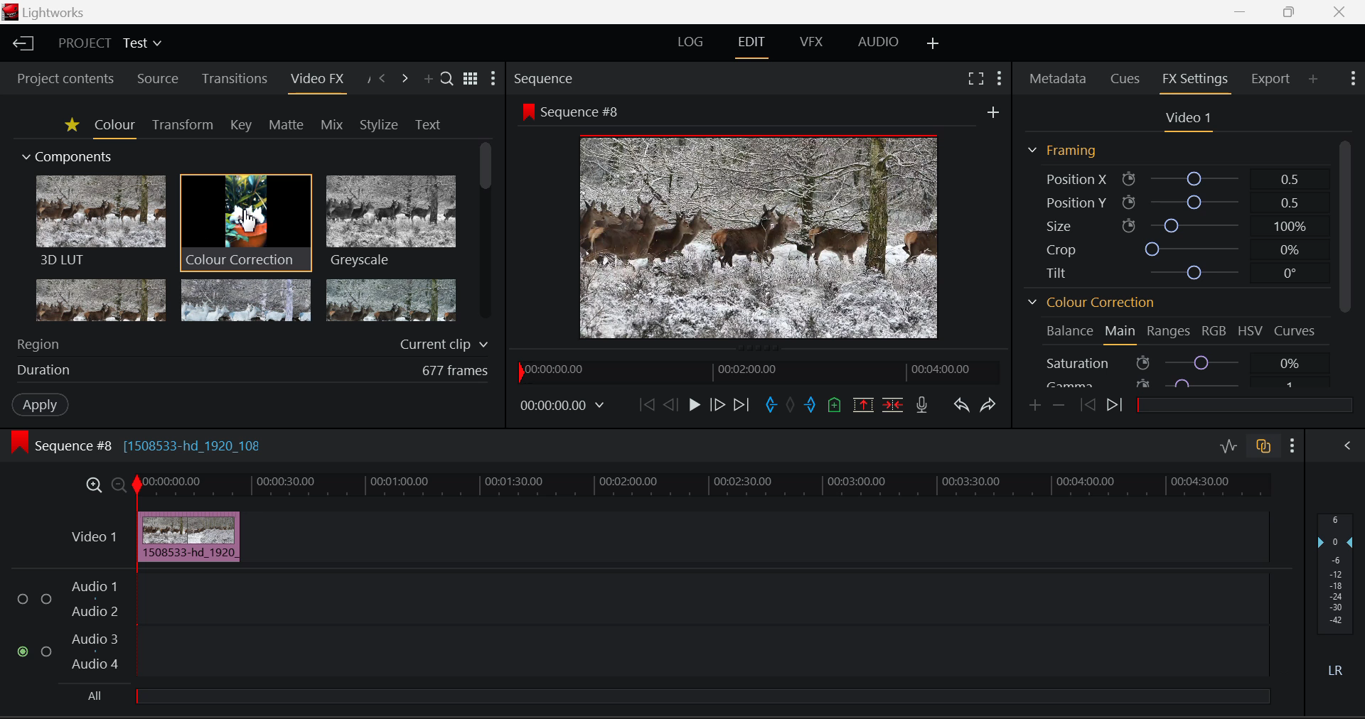  Describe the element at coordinates (1243, 12) in the screenshot. I see `Restore Down` at that location.